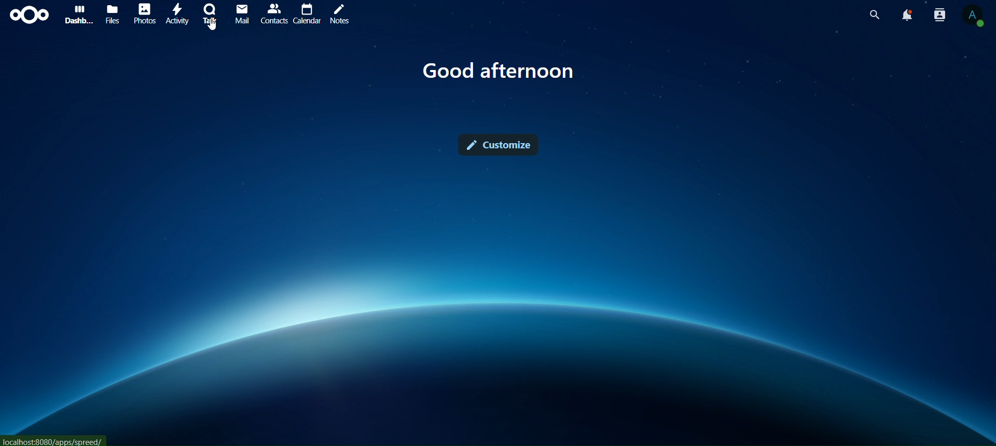 The height and width of the screenshot is (446, 996). What do you see at coordinates (241, 13) in the screenshot?
I see `mail` at bounding box center [241, 13].